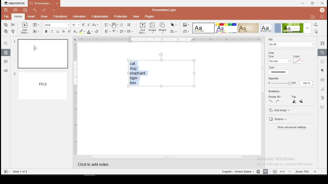 Image resolution: width=328 pixels, height=184 pixels. I want to click on plugins, so click(150, 17).